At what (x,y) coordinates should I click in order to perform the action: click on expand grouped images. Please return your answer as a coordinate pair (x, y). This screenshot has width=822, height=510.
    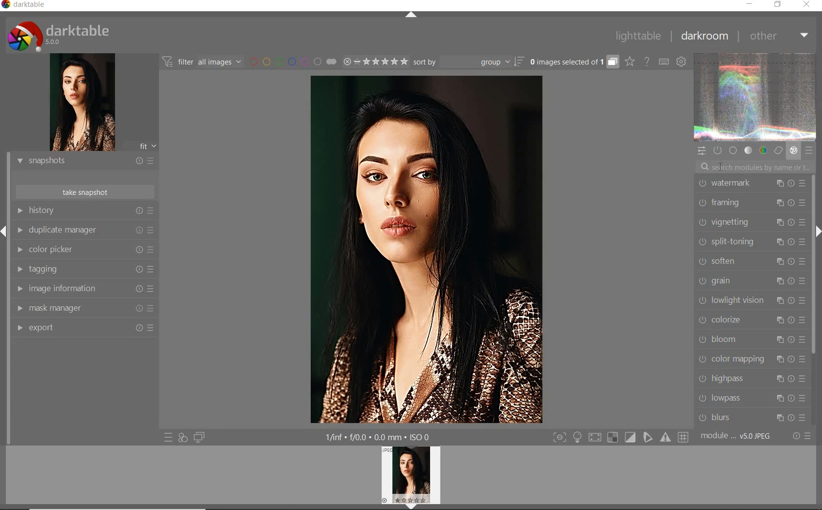
    Looking at the image, I should click on (573, 63).